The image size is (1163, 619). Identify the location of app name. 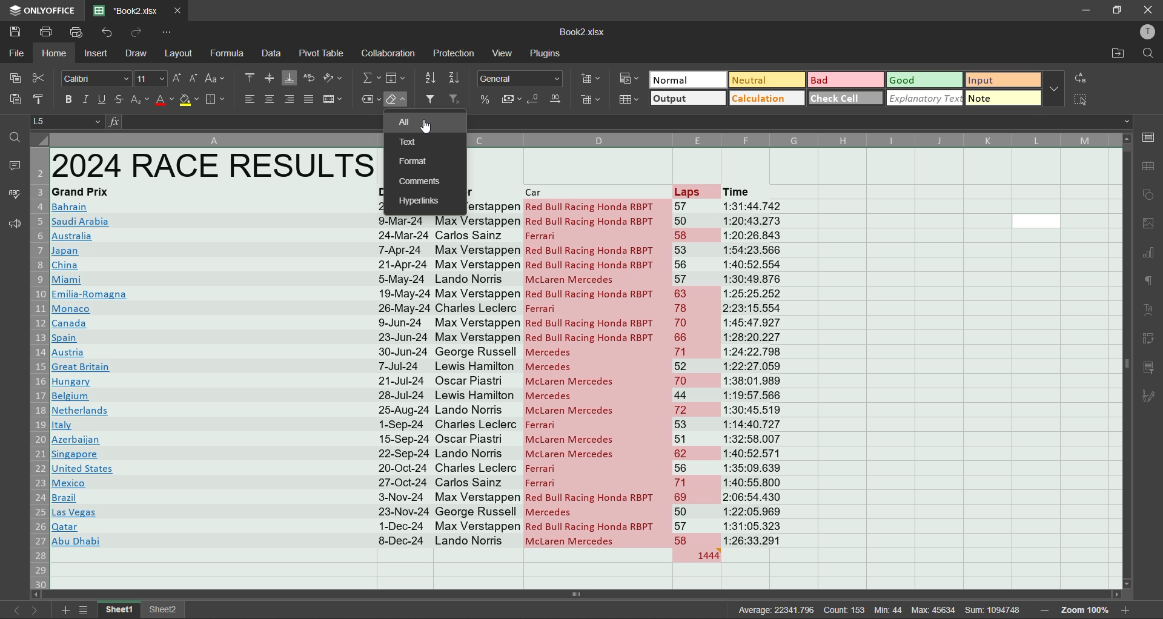
(42, 8).